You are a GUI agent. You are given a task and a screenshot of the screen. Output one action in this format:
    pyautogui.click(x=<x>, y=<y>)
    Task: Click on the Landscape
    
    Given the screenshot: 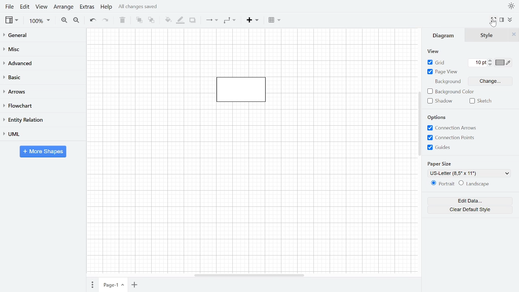 What is the action you would take?
    pyautogui.click(x=476, y=183)
    